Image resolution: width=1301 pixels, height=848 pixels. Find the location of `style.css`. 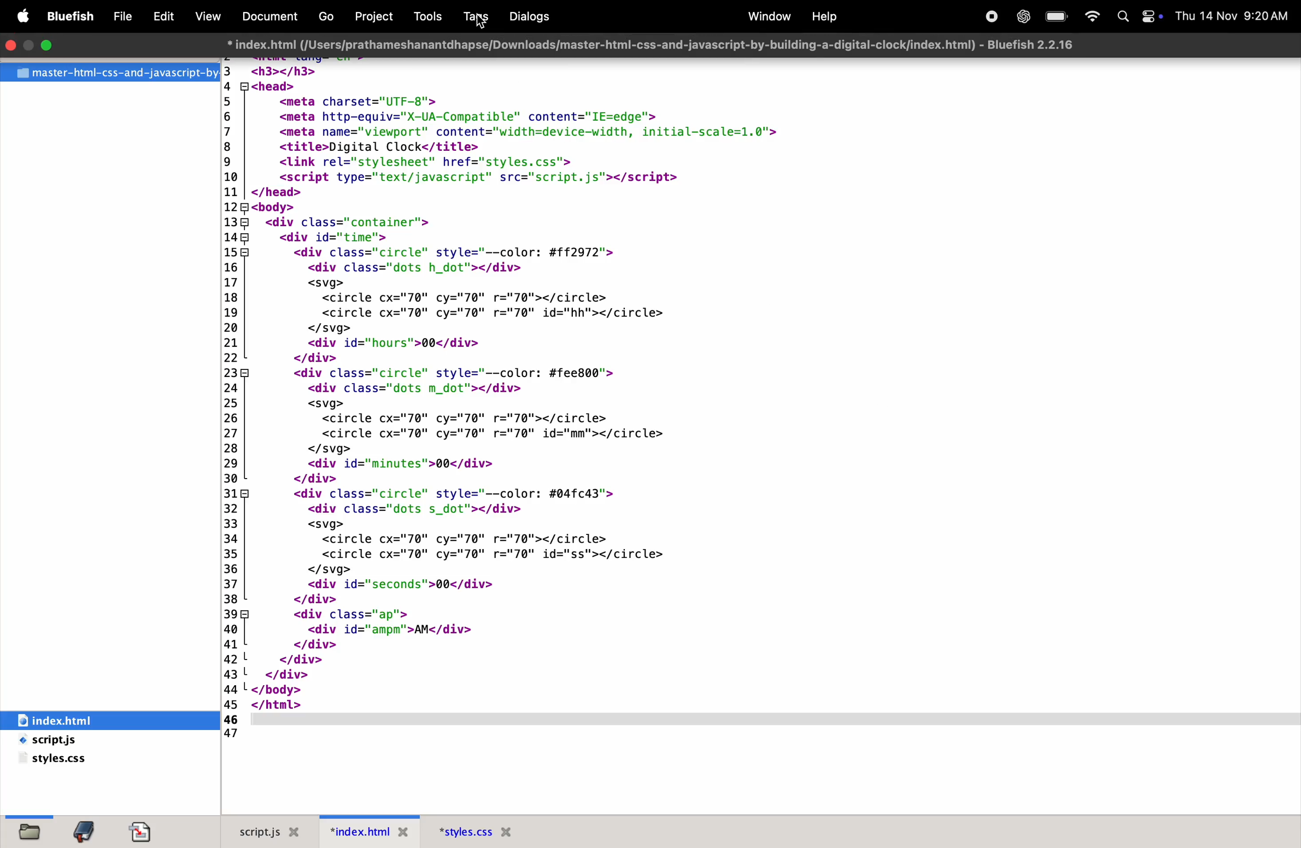

style.css is located at coordinates (58, 761).